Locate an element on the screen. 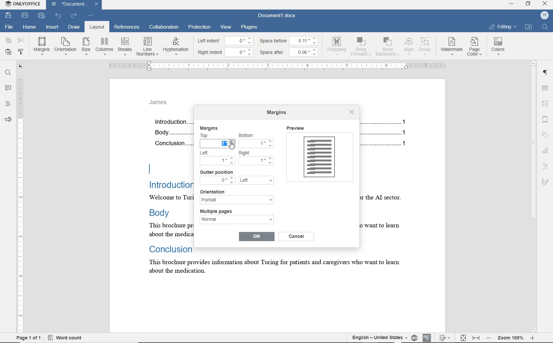 The width and height of the screenshot is (553, 343). margins is located at coordinates (209, 128).